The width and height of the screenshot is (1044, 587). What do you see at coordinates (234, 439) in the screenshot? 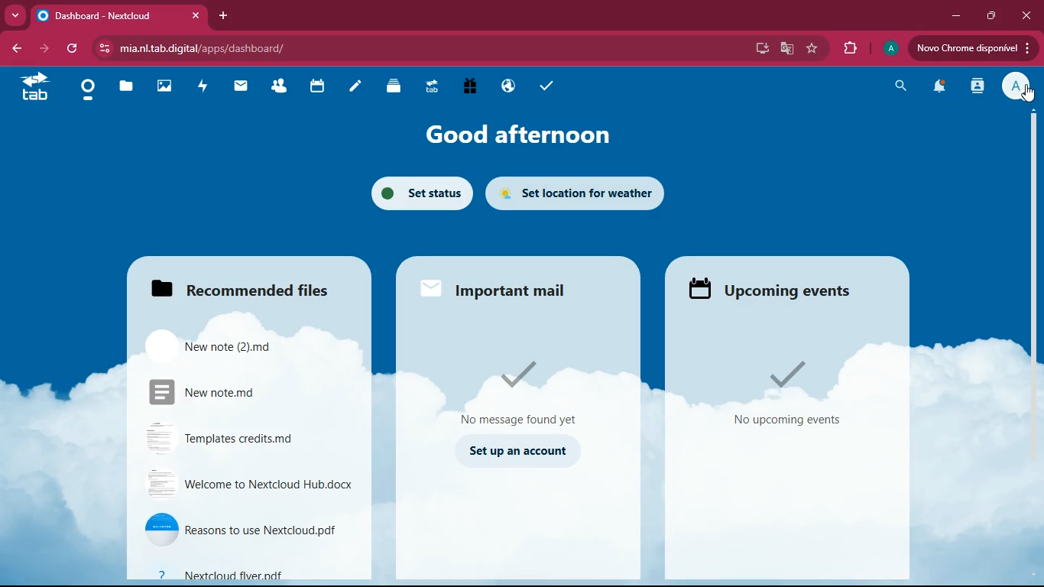
I see `file` at bounding box center [234, 439].